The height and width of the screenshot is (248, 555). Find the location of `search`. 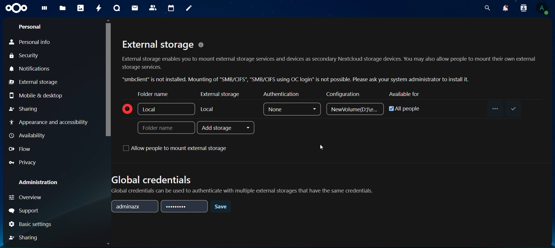

search is located at coordinates (487, 8).